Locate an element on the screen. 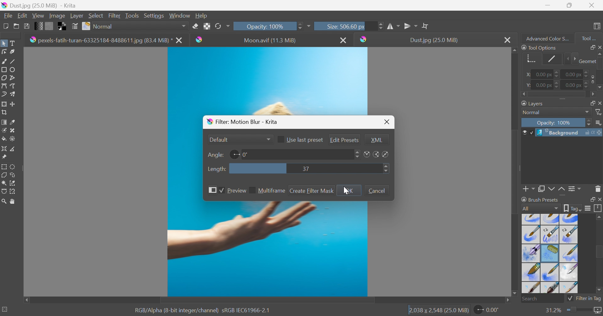 Image resolution: width=603 pixels, height=316 pixels. Dust.jpg (25.0 MB) is located at coordinates (39, 5).